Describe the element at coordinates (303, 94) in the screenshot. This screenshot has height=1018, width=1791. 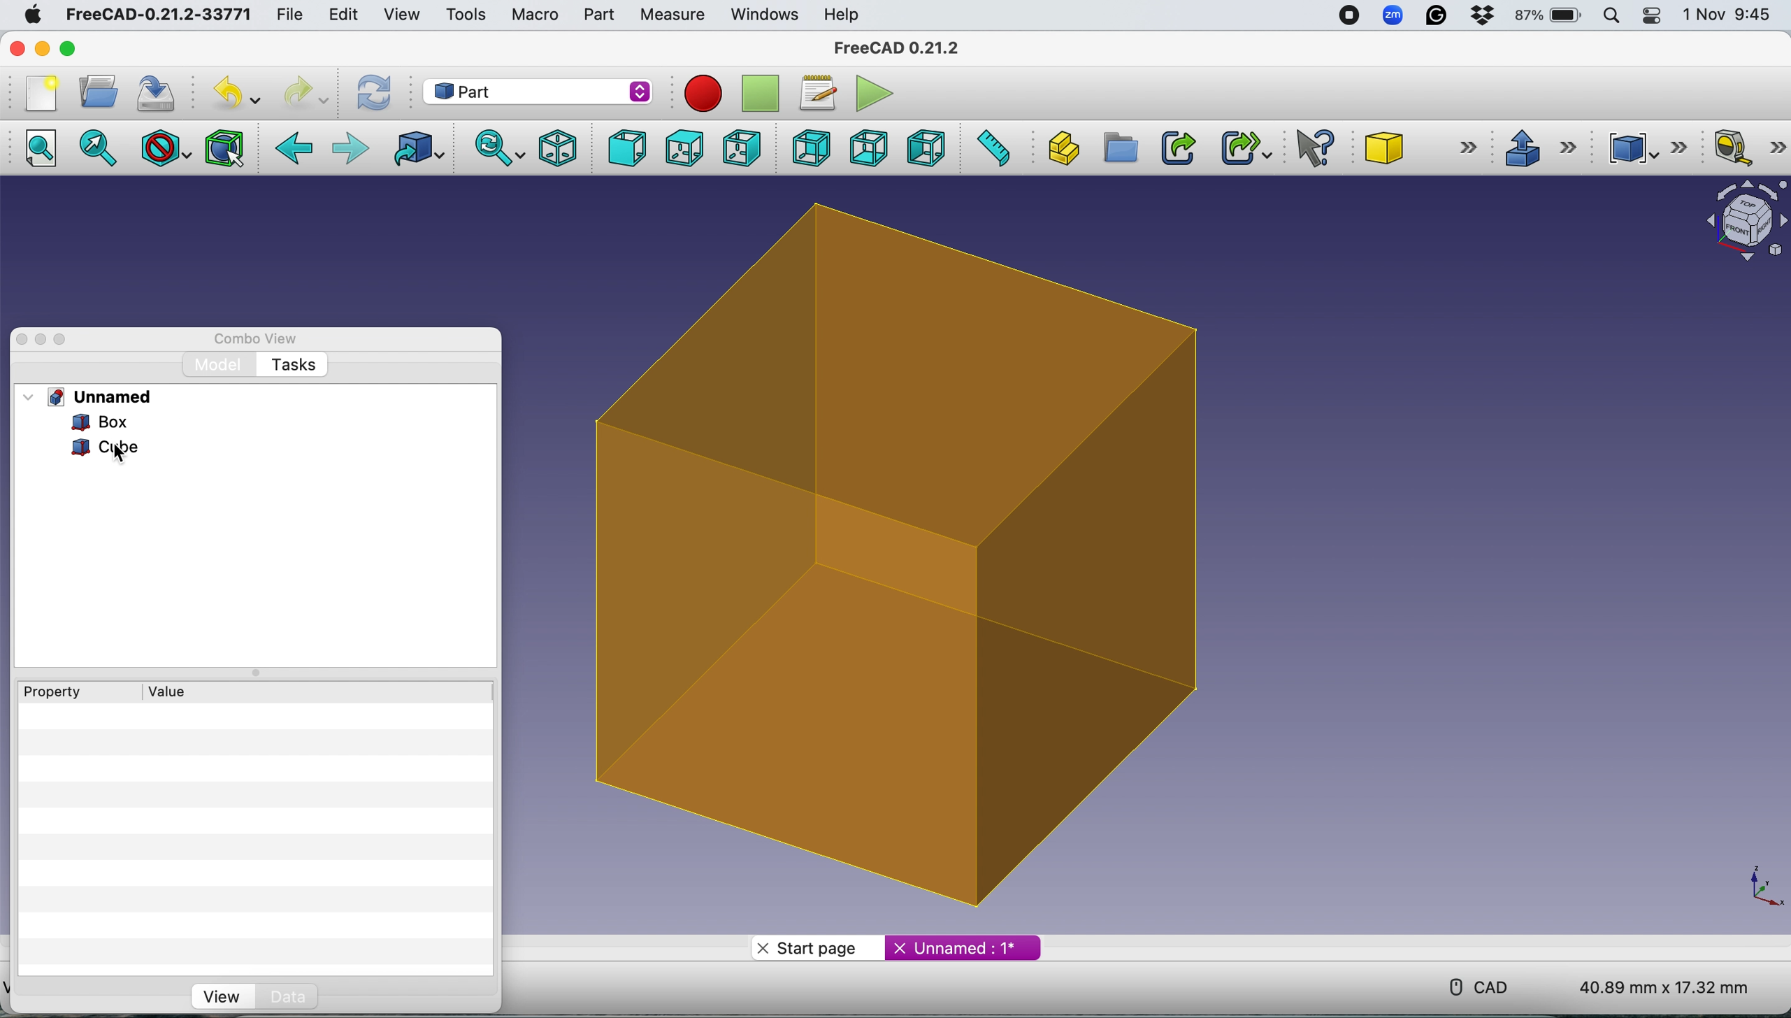
I see `Redo` at that location.